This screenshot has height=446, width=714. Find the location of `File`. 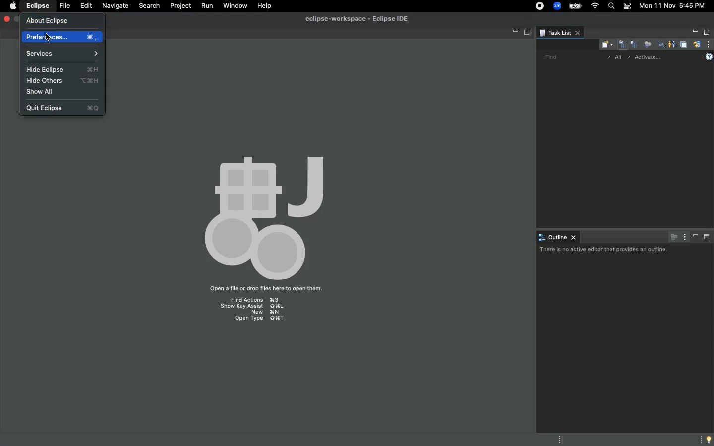

File is located at coordinates (64, 6).